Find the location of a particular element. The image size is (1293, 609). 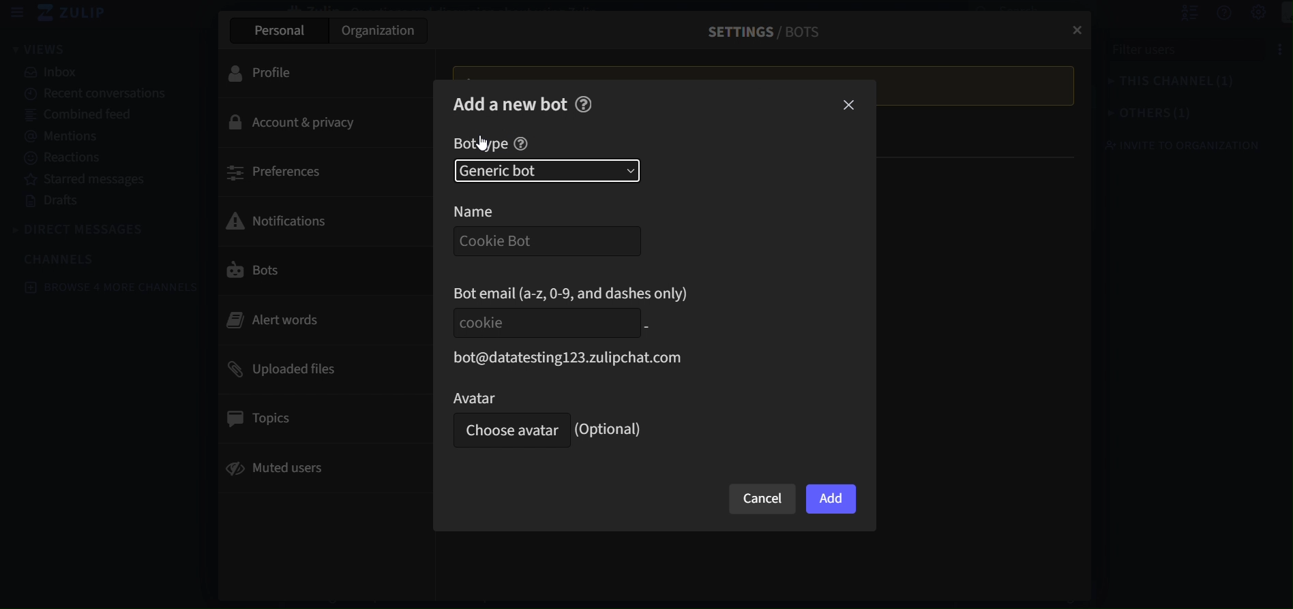

invite to organization is located at coordinates (1170, 145).